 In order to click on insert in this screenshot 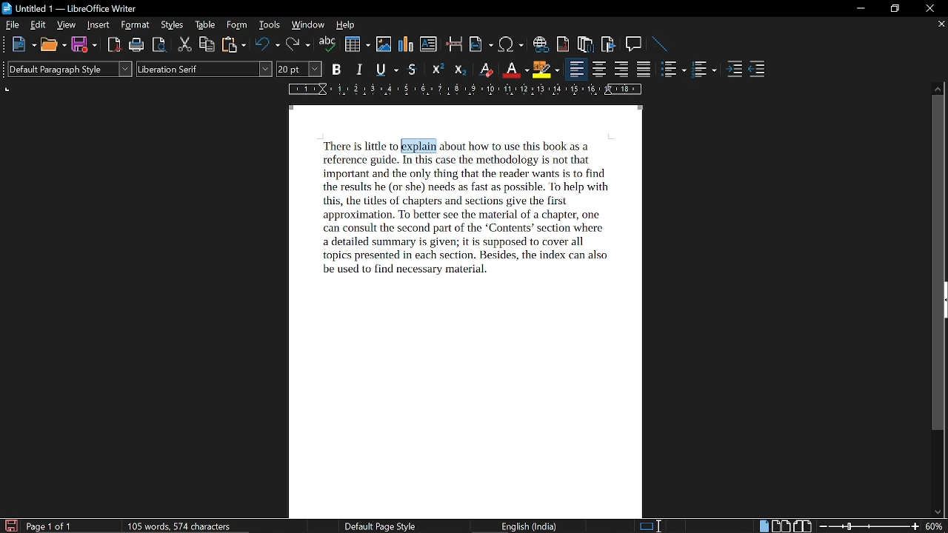, I will do `click(99, 26)`.